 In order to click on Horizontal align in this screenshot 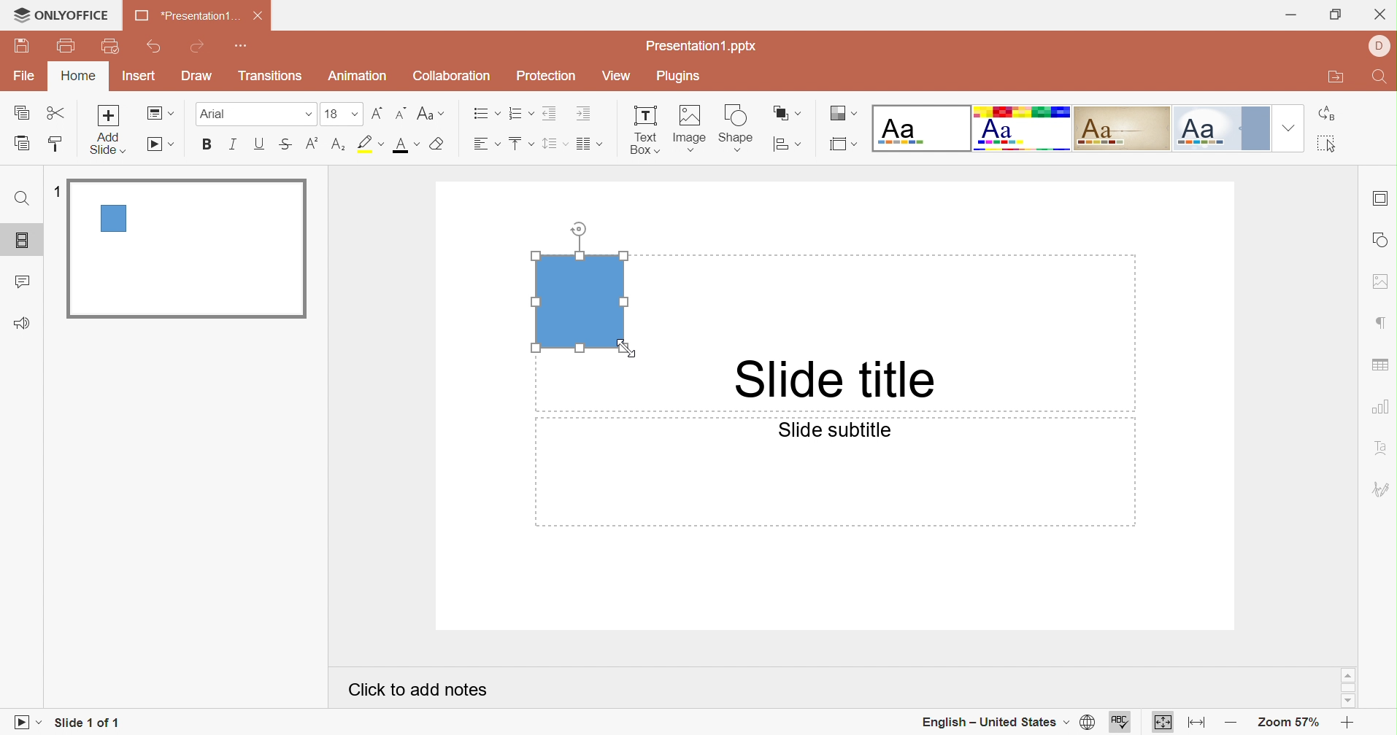, I will do `click(488, 144)`.